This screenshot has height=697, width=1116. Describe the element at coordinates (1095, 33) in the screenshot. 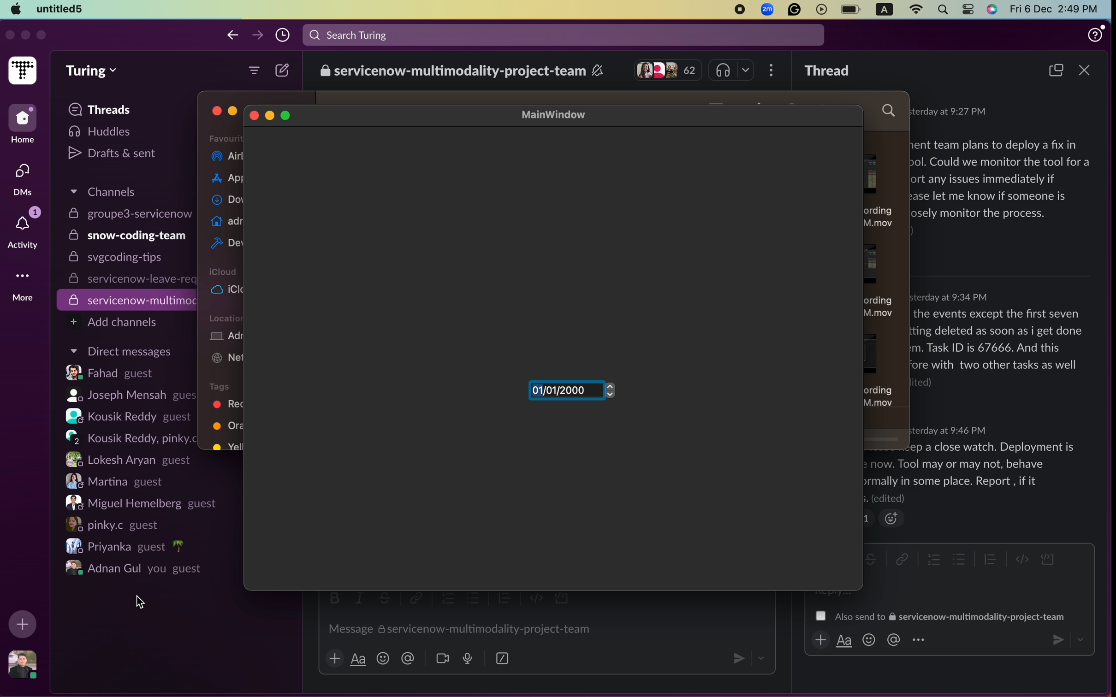

I see `help` at that location.